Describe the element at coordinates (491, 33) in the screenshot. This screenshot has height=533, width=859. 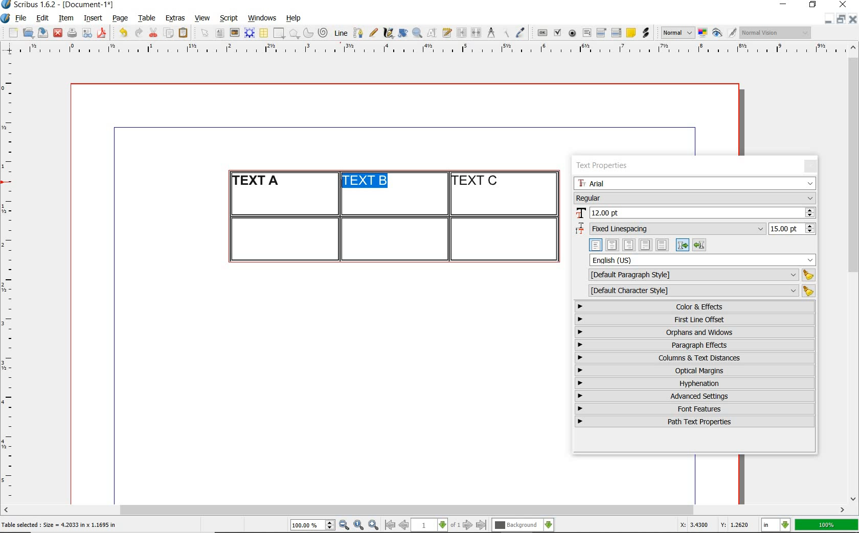
I see `measurements` at that location.